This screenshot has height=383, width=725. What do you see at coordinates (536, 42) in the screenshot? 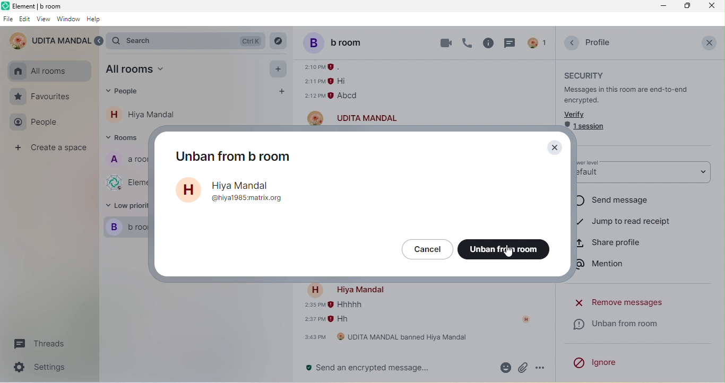
I see `account` at bounding box center [536, 42].